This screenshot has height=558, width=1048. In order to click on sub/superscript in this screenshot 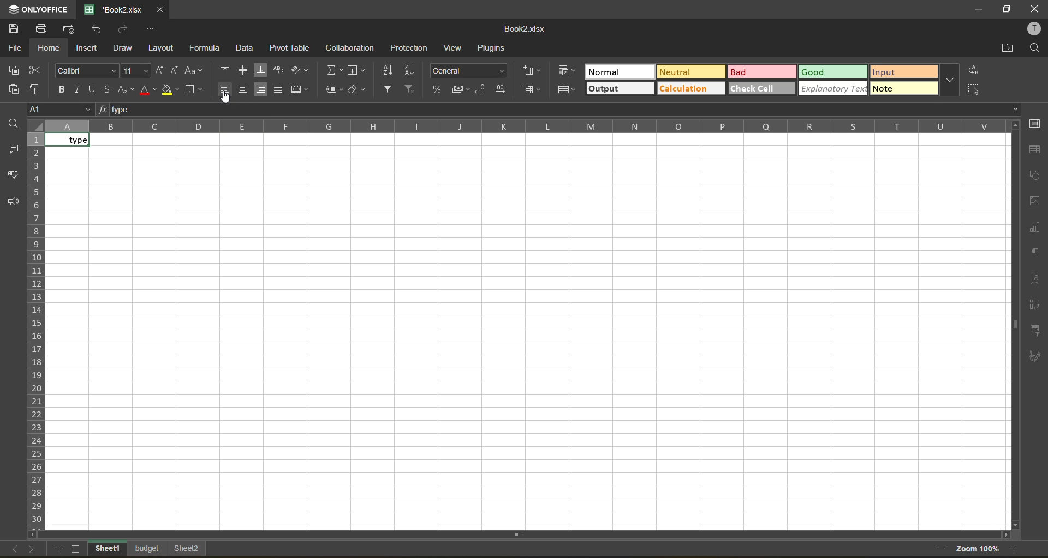, I will do `click(124, 89)`.